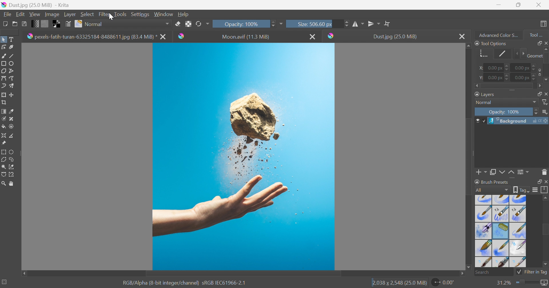  What do you see at coordinates (13, 39) in the screenshot?
I see `Text tool` at bounding box center [13, 39].